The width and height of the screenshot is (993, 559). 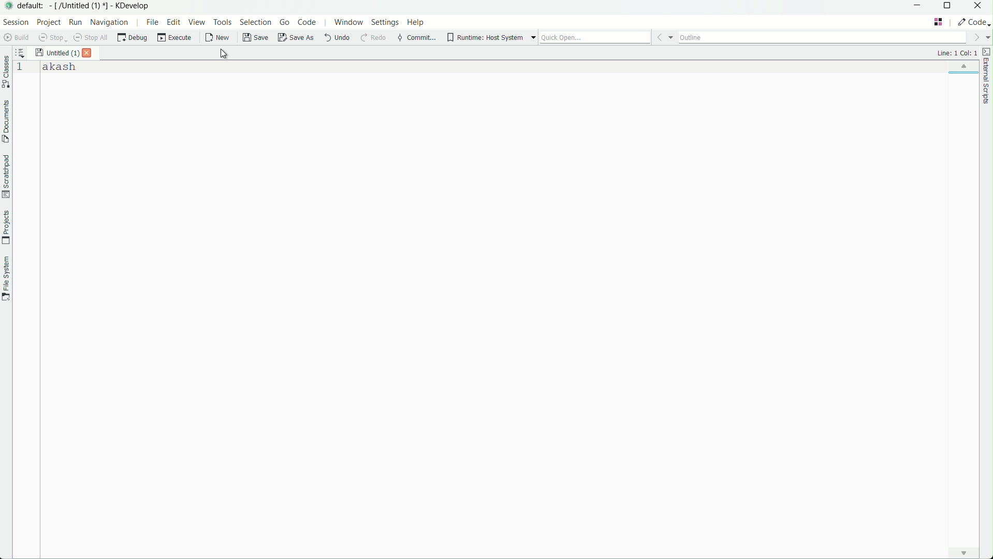 I want to click on commit, so click(x=417, y=38).